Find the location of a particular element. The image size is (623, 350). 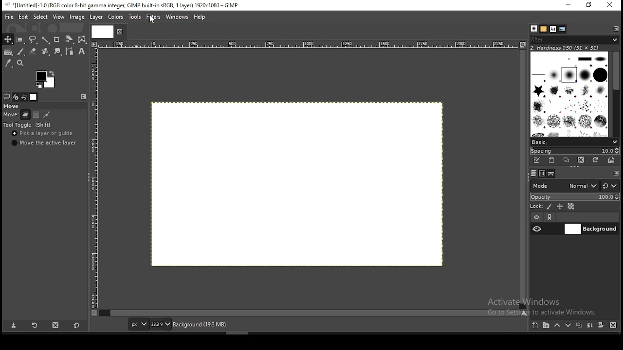

cinfigure this tab is located at coordinates (617, 173).